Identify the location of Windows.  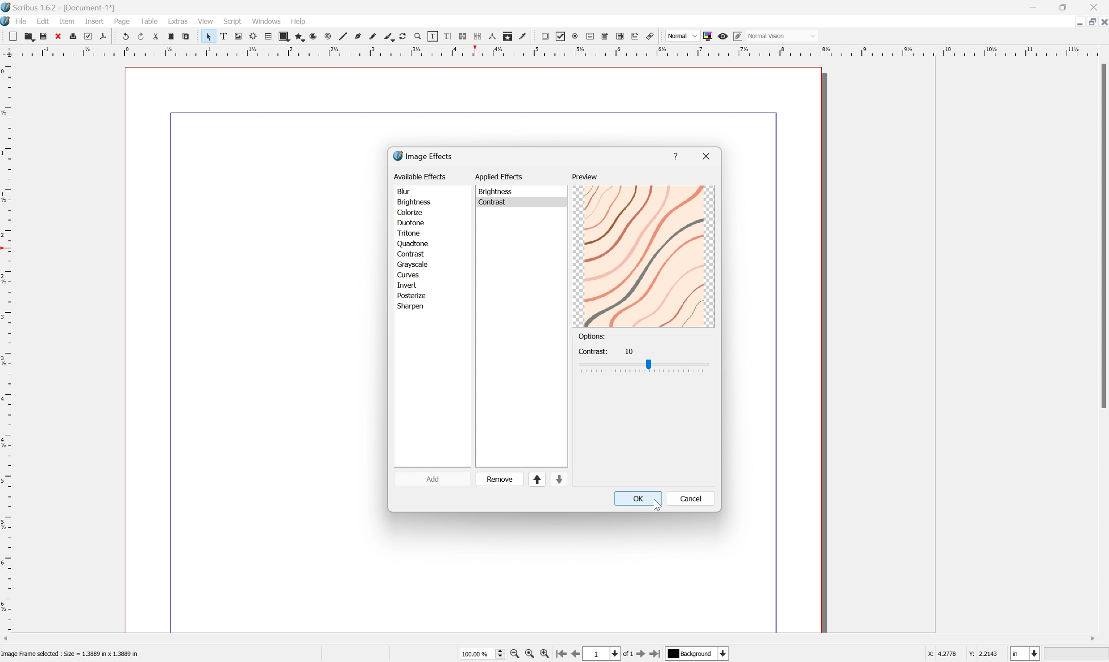
(266, 20).